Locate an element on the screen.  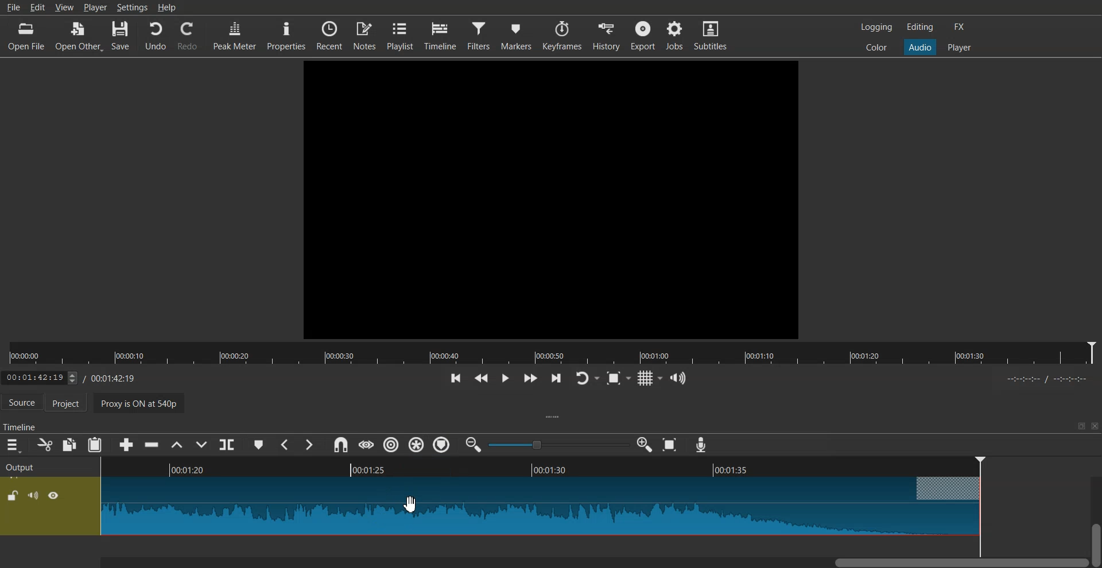
Drag Handle is located at coordinates (554, 418).